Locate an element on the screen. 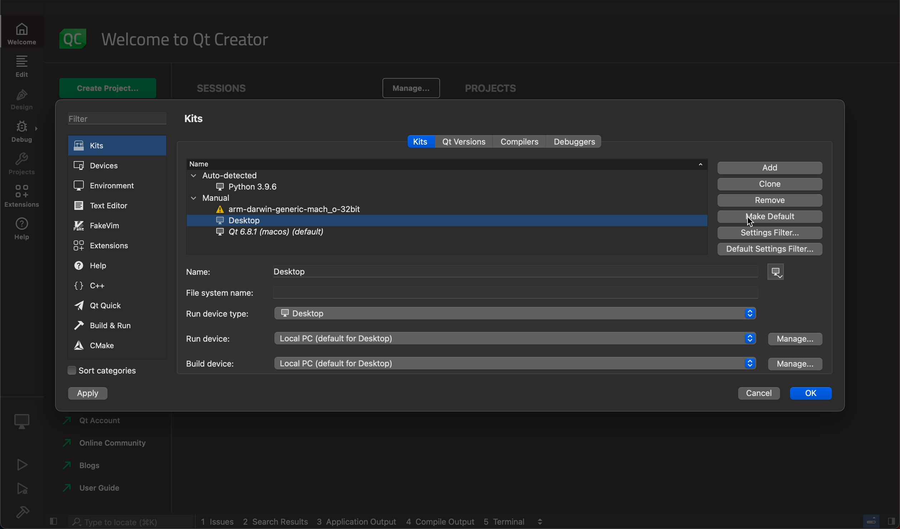 This screenshot has height=529, width=900. Type to locate (K) is located at coordinates (129, 522).